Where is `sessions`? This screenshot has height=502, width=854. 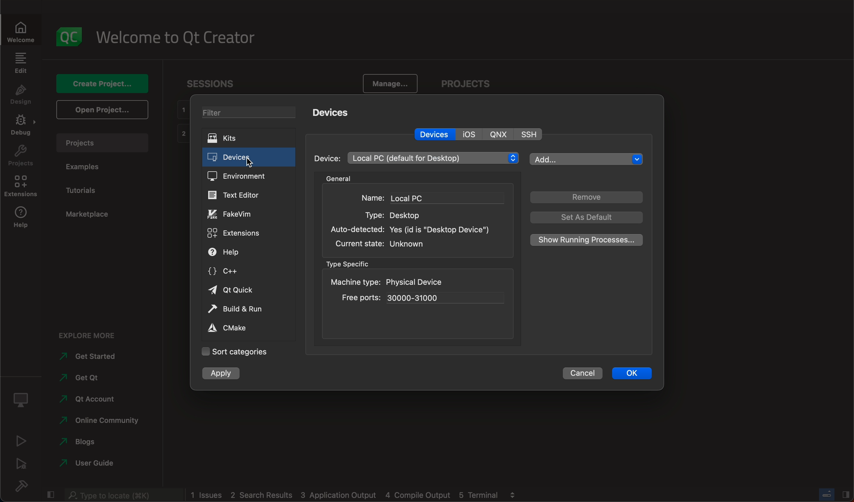 sessions is located at coordinates (215, 83).